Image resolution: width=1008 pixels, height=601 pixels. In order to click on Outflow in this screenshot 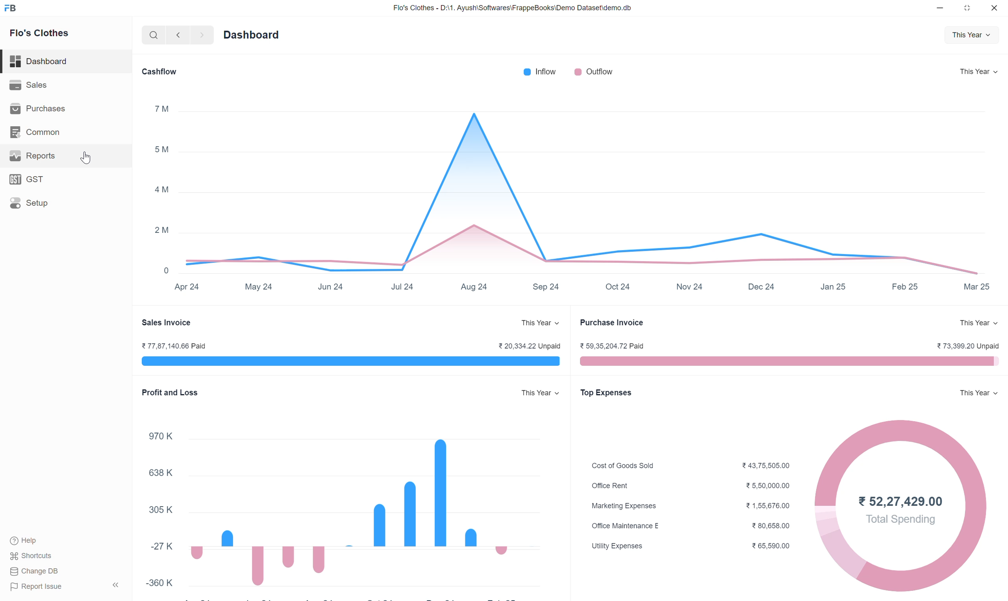, I will do `click(592, 70)`.